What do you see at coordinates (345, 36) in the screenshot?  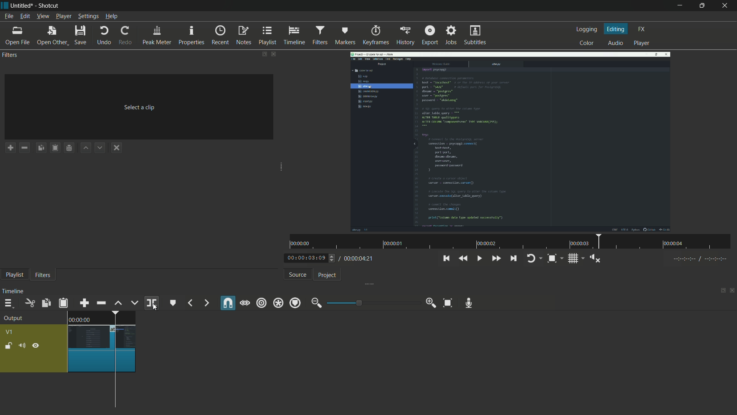 I see `markers` at bounding box center [345, 36].